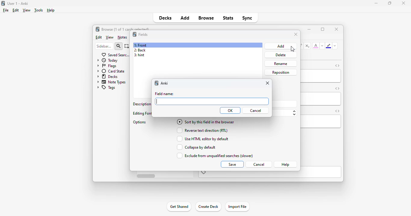 Image resolution: width=411 pixels, height=216 pixels. What do you see at coordinates (255, 110) in the screenshot?
I see `cancel` at bounding box center [255, 110].